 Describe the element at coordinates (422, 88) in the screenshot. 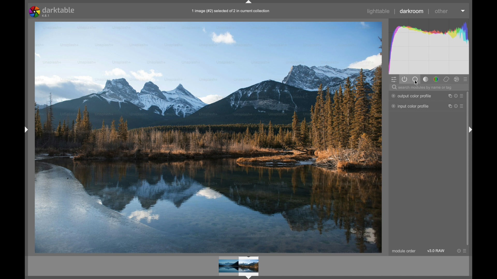

I see `search modules by name or tag` at that location.